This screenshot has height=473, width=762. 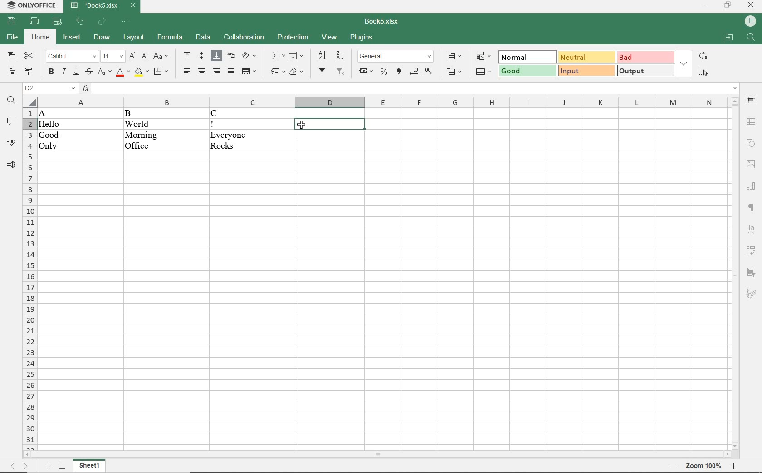 What do you see at coordinates (63, 466) in the screenshot?
I see `list sheets` at bounding box center [63, 466].